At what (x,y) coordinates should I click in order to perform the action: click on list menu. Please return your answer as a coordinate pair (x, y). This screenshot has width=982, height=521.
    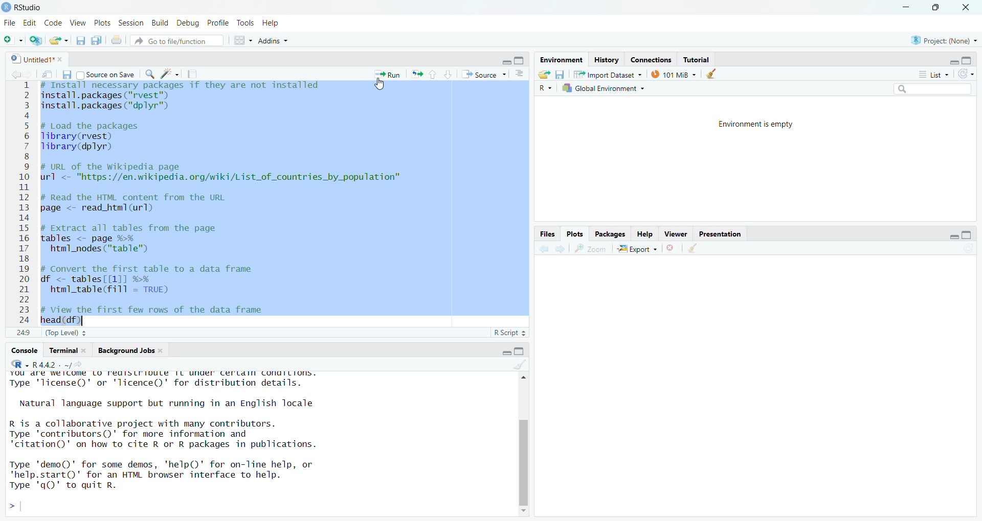
    Looking at the image, I should click on (933, 75).